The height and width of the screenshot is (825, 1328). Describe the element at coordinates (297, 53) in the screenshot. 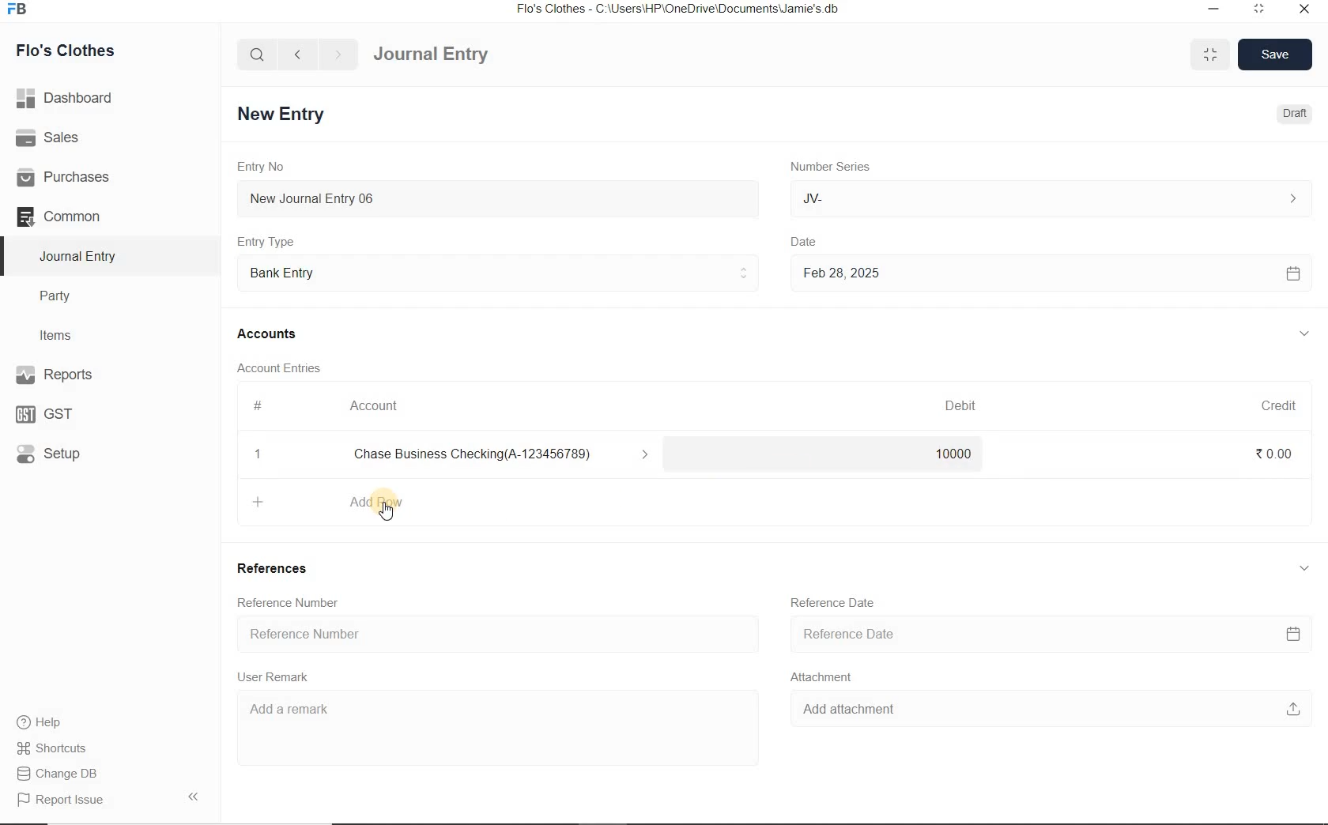

I see `back` at that location.